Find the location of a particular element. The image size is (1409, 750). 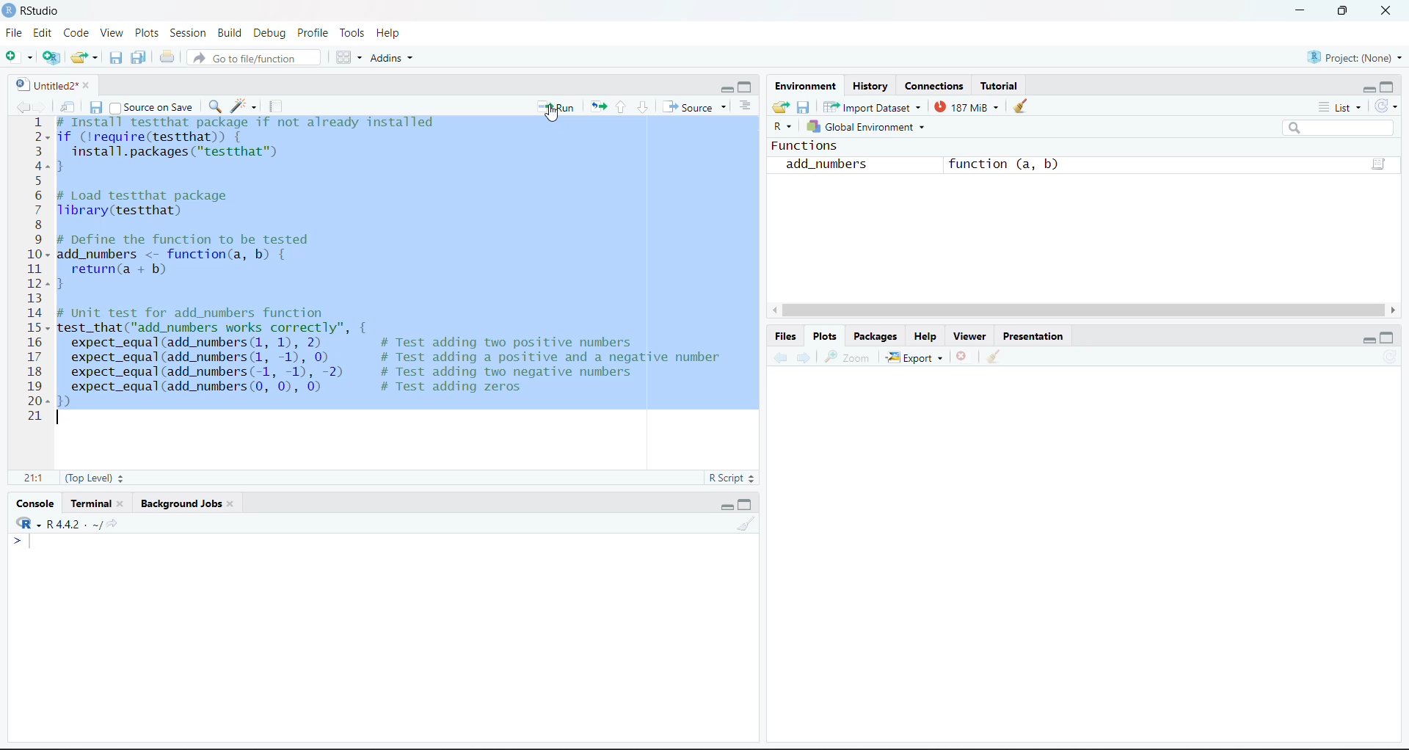

add_numbers is located at coordinates (825, 164).